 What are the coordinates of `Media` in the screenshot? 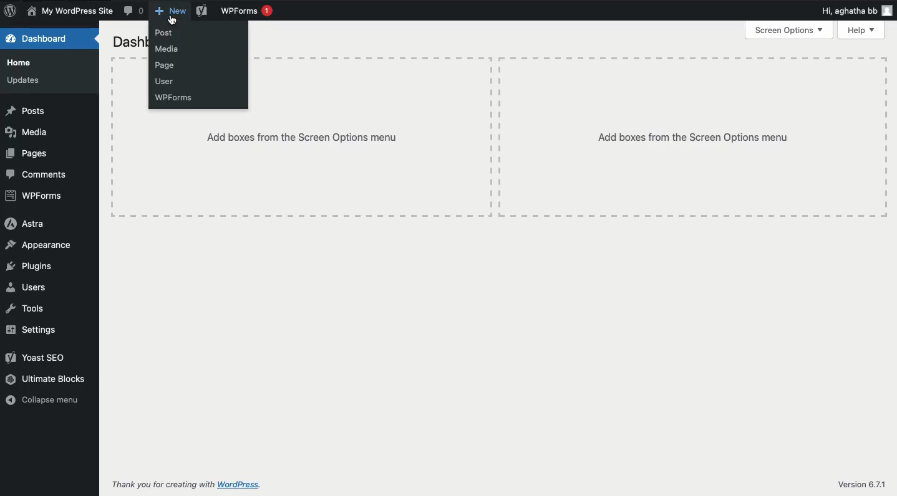 It's located at (29, 132).